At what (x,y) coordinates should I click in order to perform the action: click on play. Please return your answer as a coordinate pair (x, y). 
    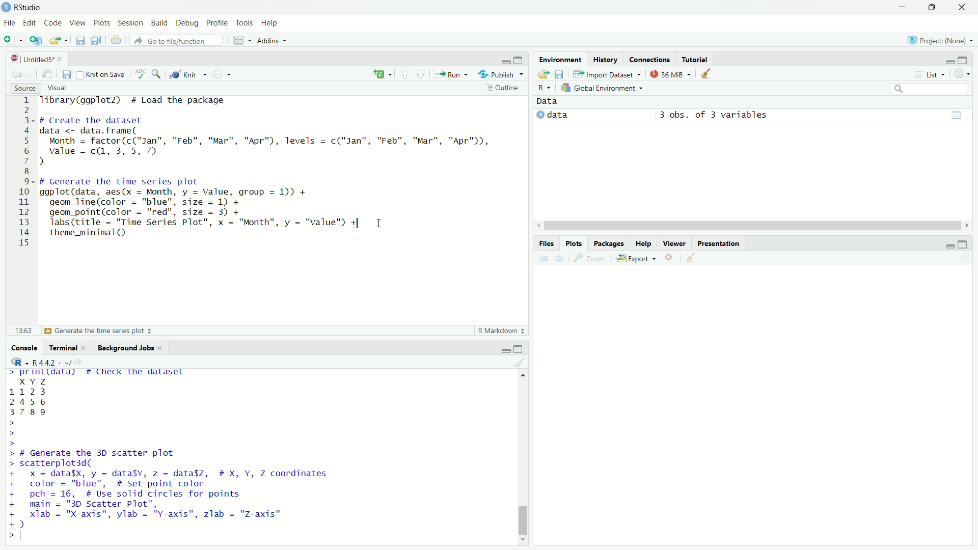
    Looking at the image, I should click on (540, 116).